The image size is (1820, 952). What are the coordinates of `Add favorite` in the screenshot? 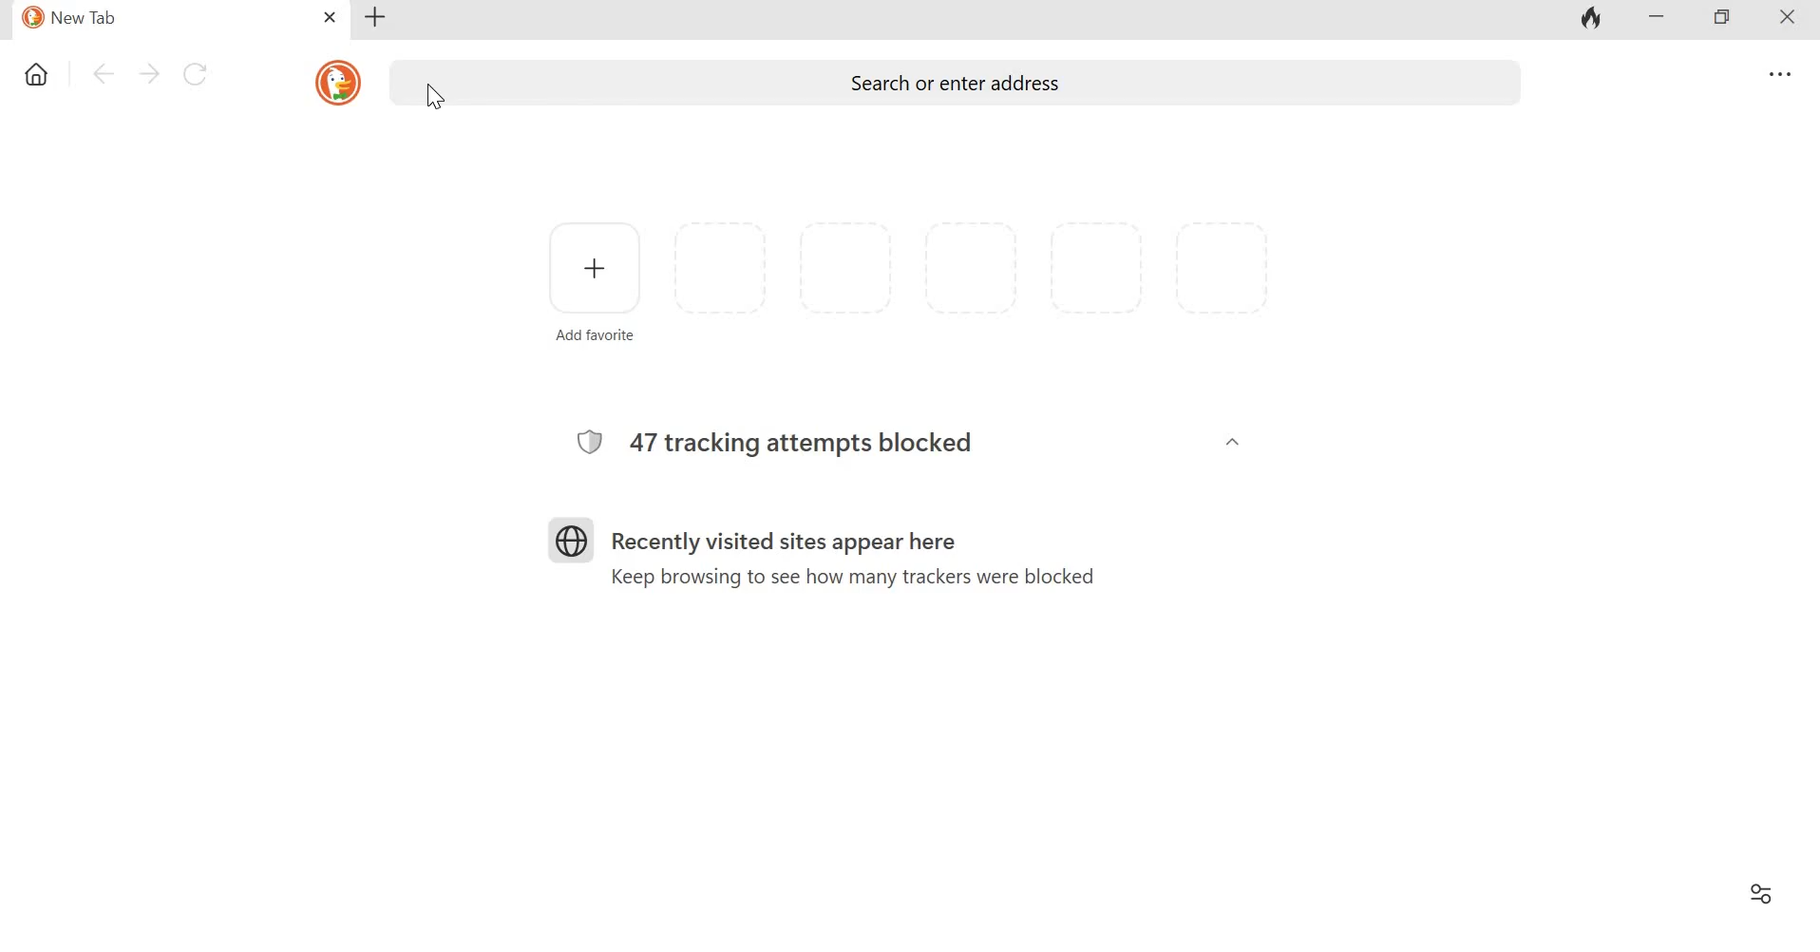 It's located at (589, 283).